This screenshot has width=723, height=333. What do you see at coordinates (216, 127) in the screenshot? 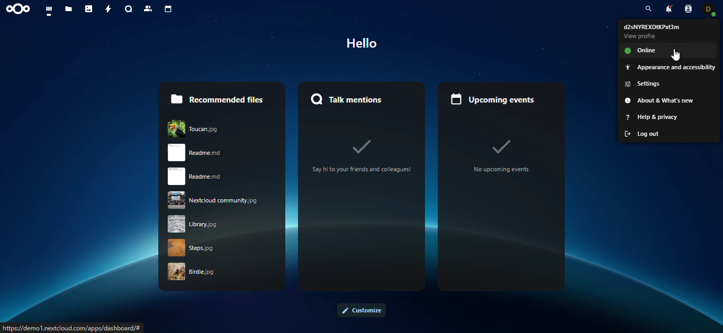
I see `Toucan.JPG` at bounding box center [216, 127].